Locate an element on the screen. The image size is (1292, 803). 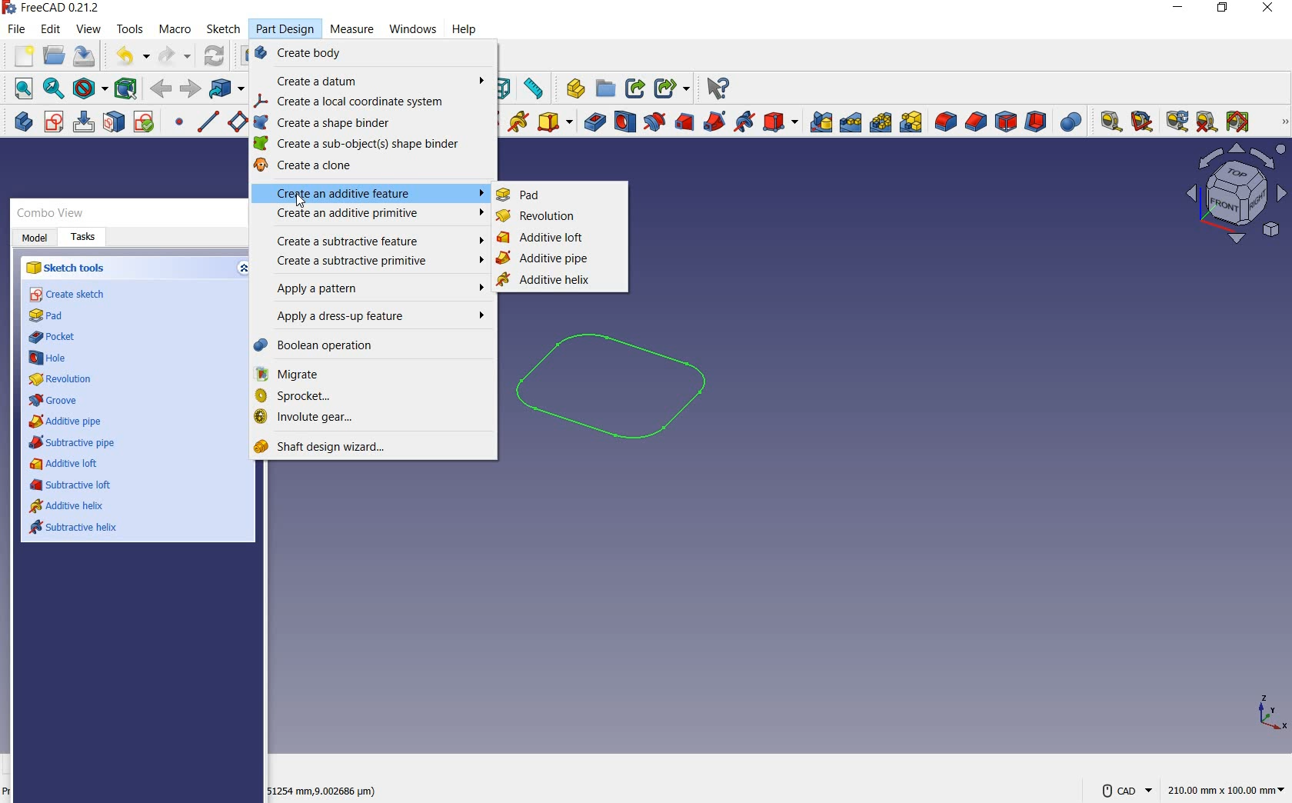
create sketch is located at coordinates (68, 295).